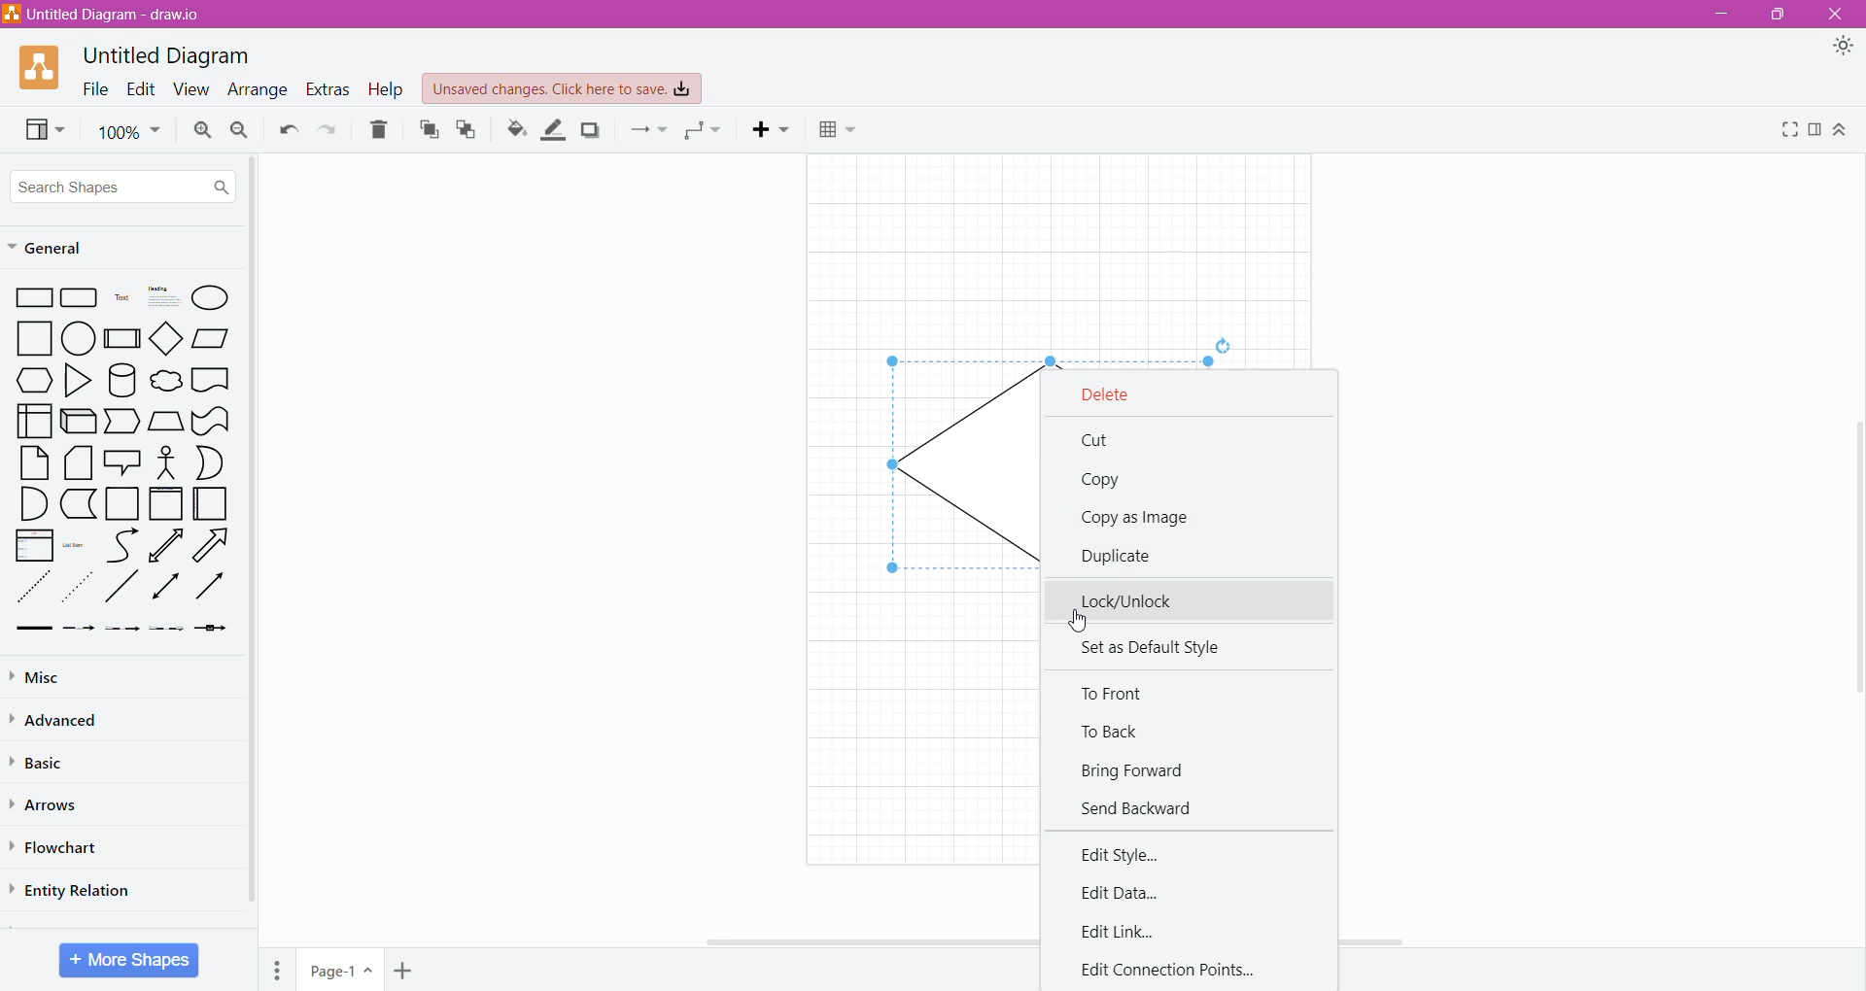 This screenshot has height=991, width=1866. What do you see at coordinates (1815, 131) in the screenshot?
I see `Format` at bounding box center [1815, 131].